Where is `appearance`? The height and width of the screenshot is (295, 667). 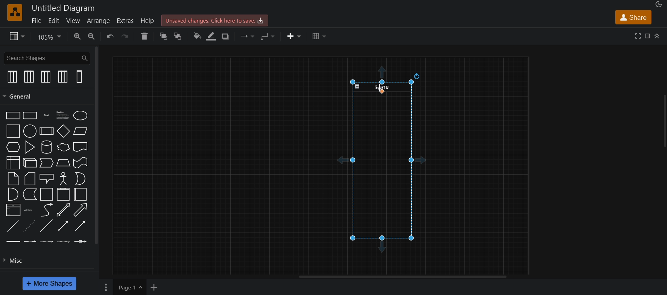
appearance is located at coordinates (658, 5).